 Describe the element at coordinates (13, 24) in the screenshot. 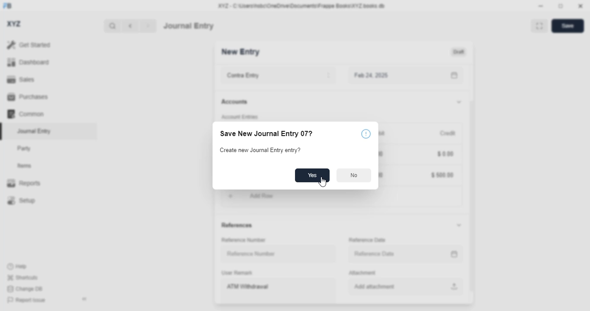

I see `XYZ` at that location.